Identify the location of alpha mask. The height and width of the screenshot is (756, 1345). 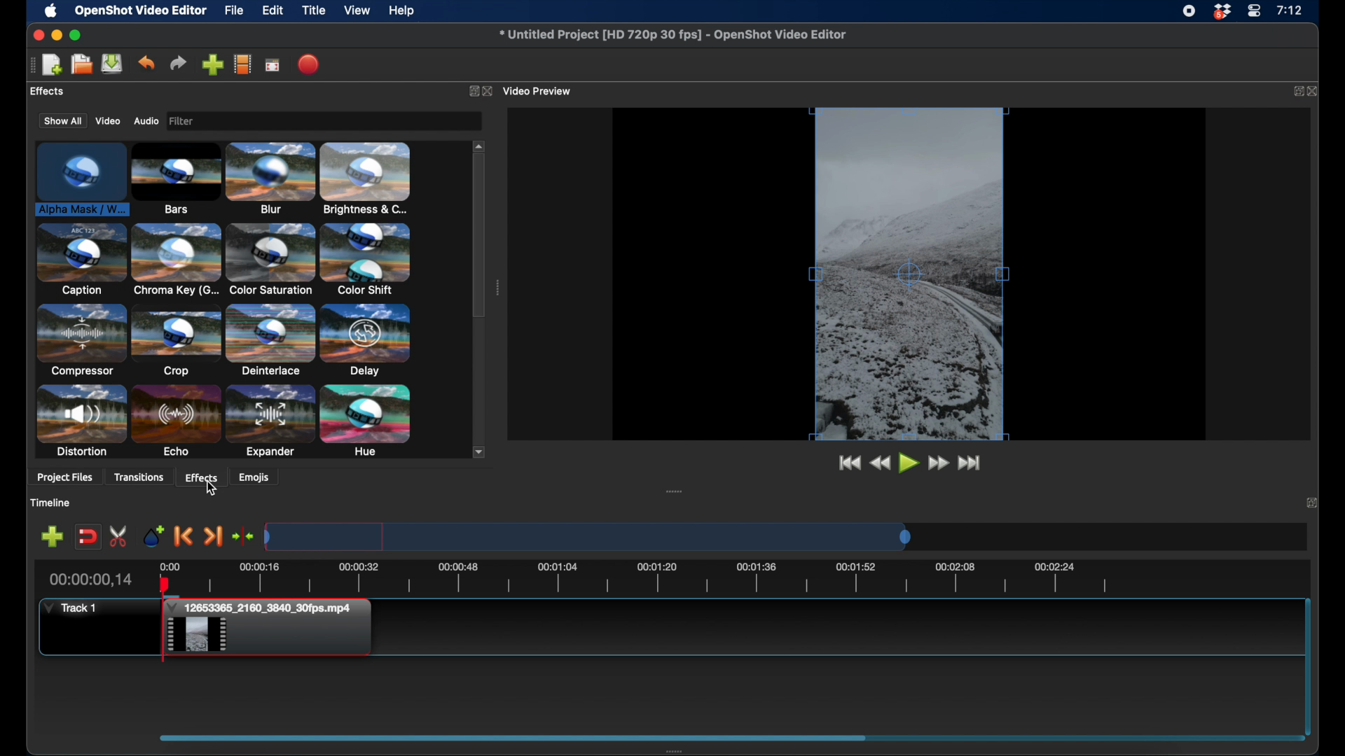
(80, 181).